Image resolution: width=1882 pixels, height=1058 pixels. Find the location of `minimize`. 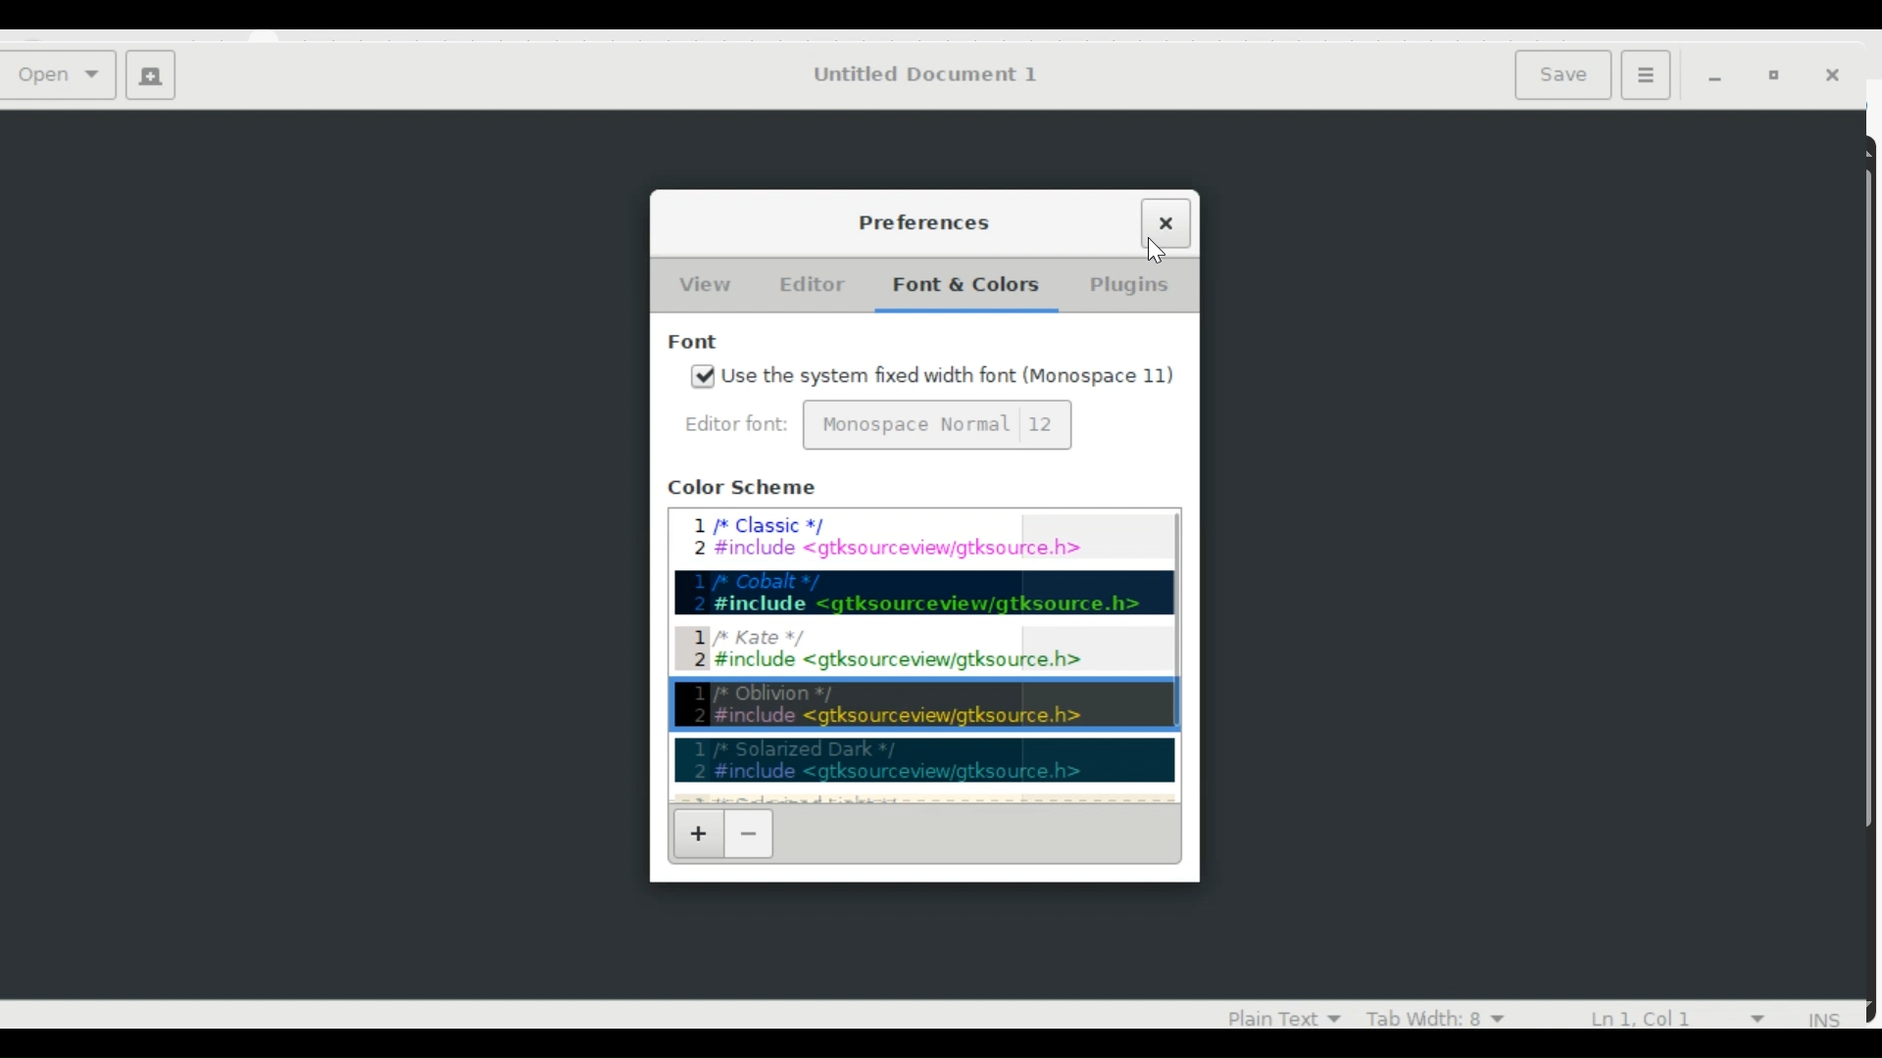

minimize is located at coordinates (1719, 77).